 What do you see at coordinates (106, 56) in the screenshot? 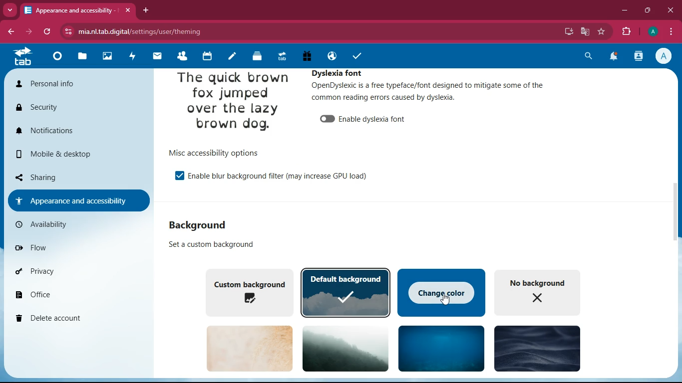
I see `images` at bounding box center [106, 56].